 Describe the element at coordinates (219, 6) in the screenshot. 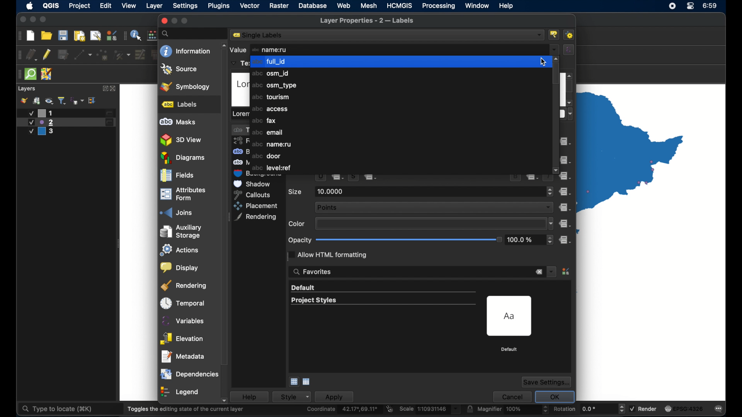

I see `plugins` at that location.